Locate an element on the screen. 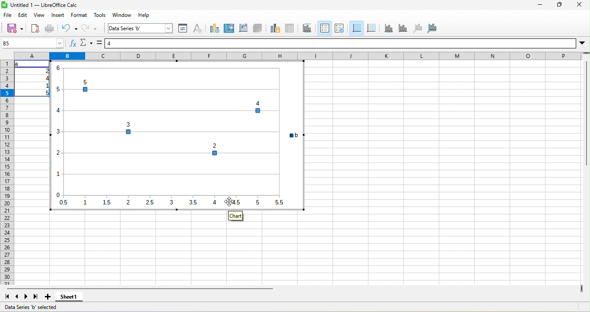  window is located at coordinates (122, 15).